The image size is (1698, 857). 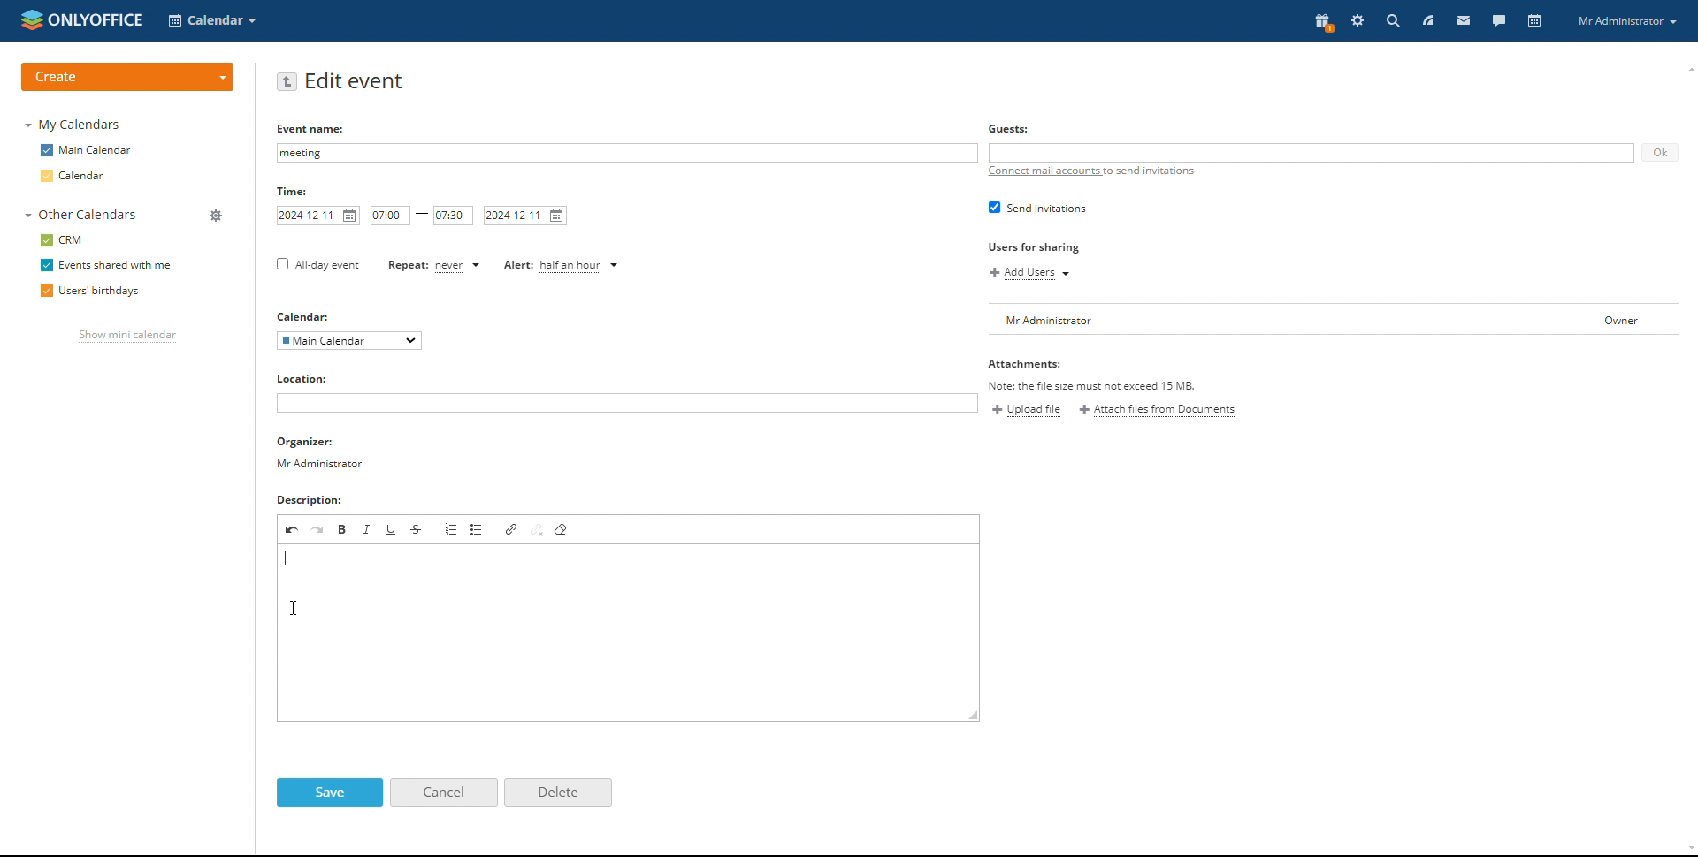 What do you see at coordinates (1536, 21) in the screenshot?
I see `calendar` at bounding box center [1536, 21].